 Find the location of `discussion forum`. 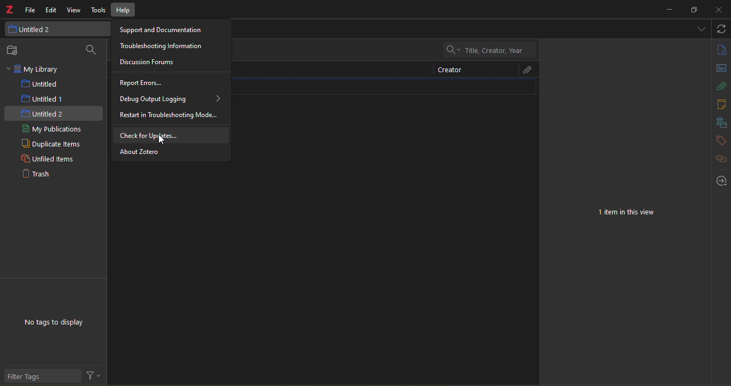

discussion forum is located at coordinates (151, 61).